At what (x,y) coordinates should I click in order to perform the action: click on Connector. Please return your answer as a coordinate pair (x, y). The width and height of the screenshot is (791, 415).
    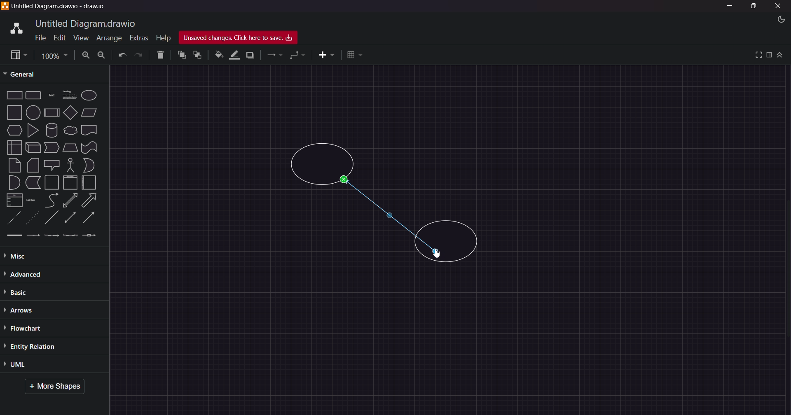
    Looking at the image, I should click on (388, 214).